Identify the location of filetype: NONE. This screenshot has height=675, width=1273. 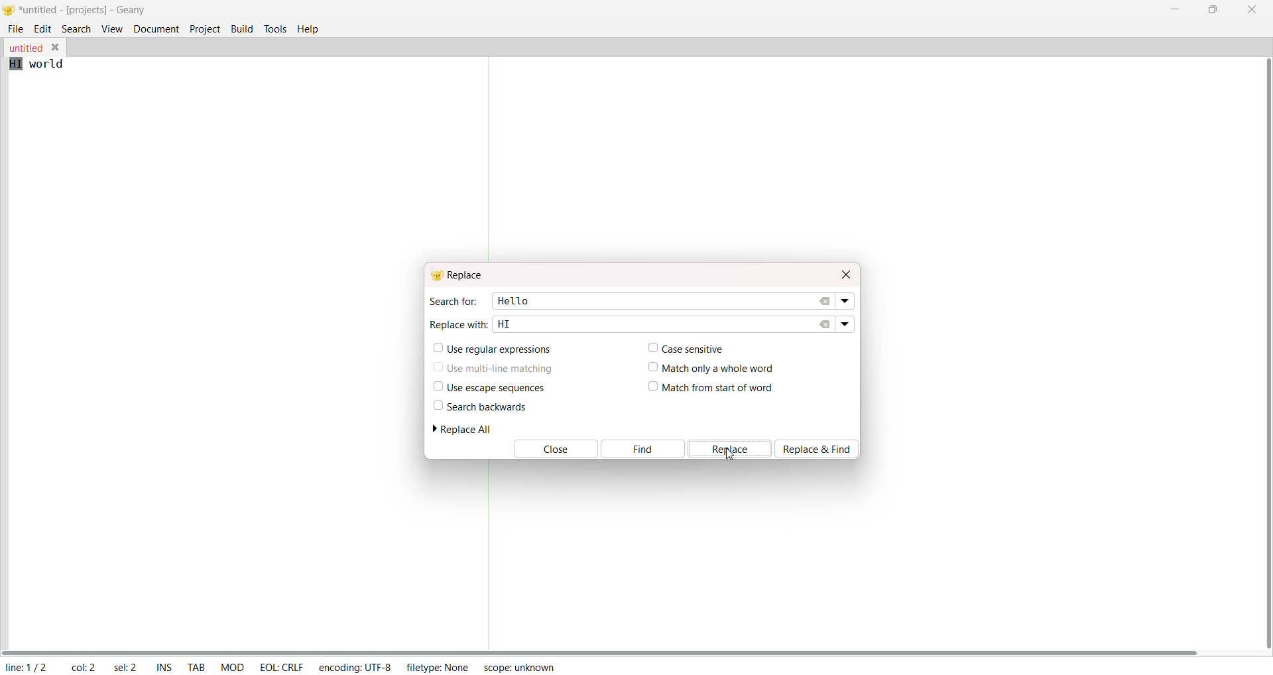
(438, 666).